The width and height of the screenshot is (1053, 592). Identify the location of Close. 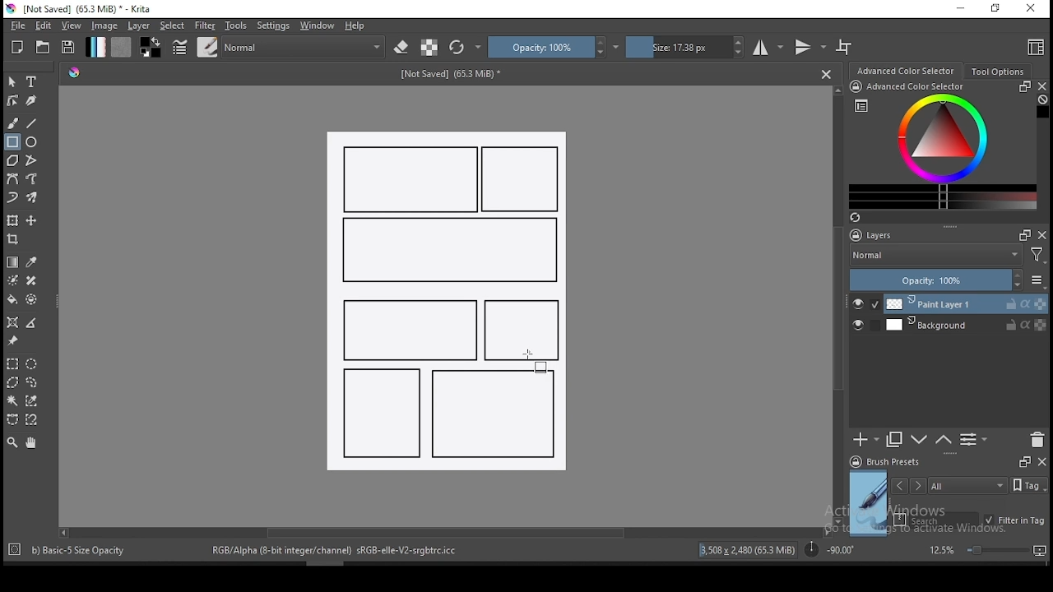
(826, 73).